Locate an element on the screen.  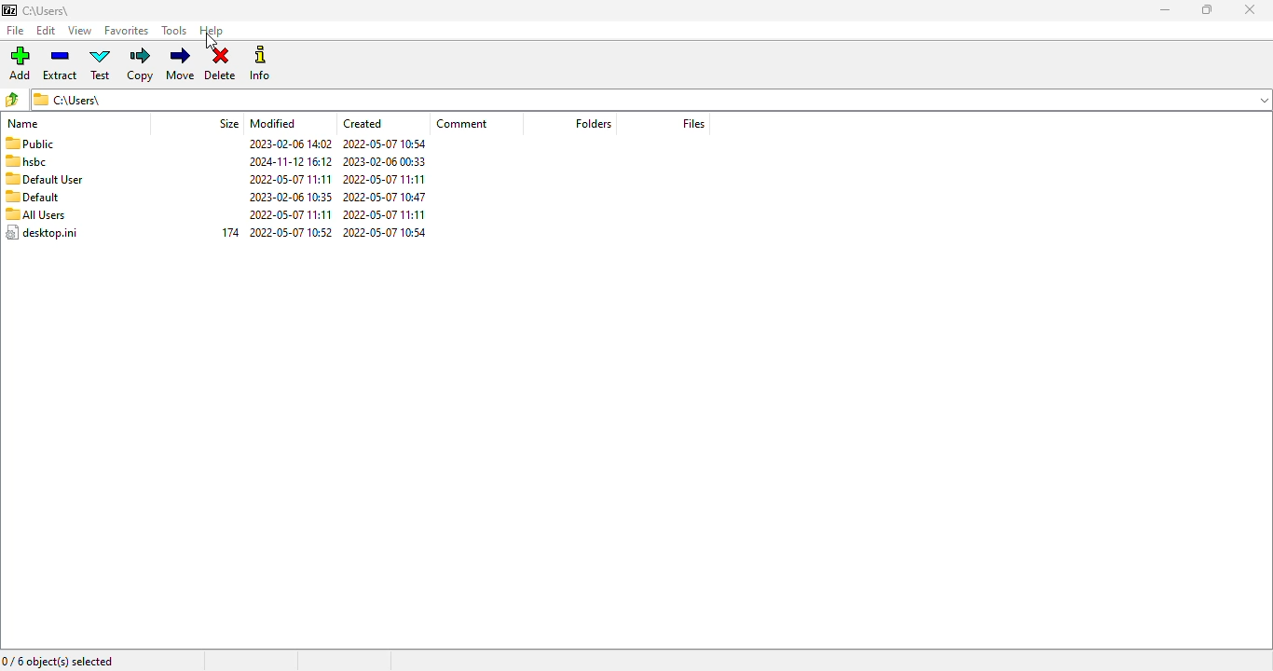
help is located at coordinates (212, 32).